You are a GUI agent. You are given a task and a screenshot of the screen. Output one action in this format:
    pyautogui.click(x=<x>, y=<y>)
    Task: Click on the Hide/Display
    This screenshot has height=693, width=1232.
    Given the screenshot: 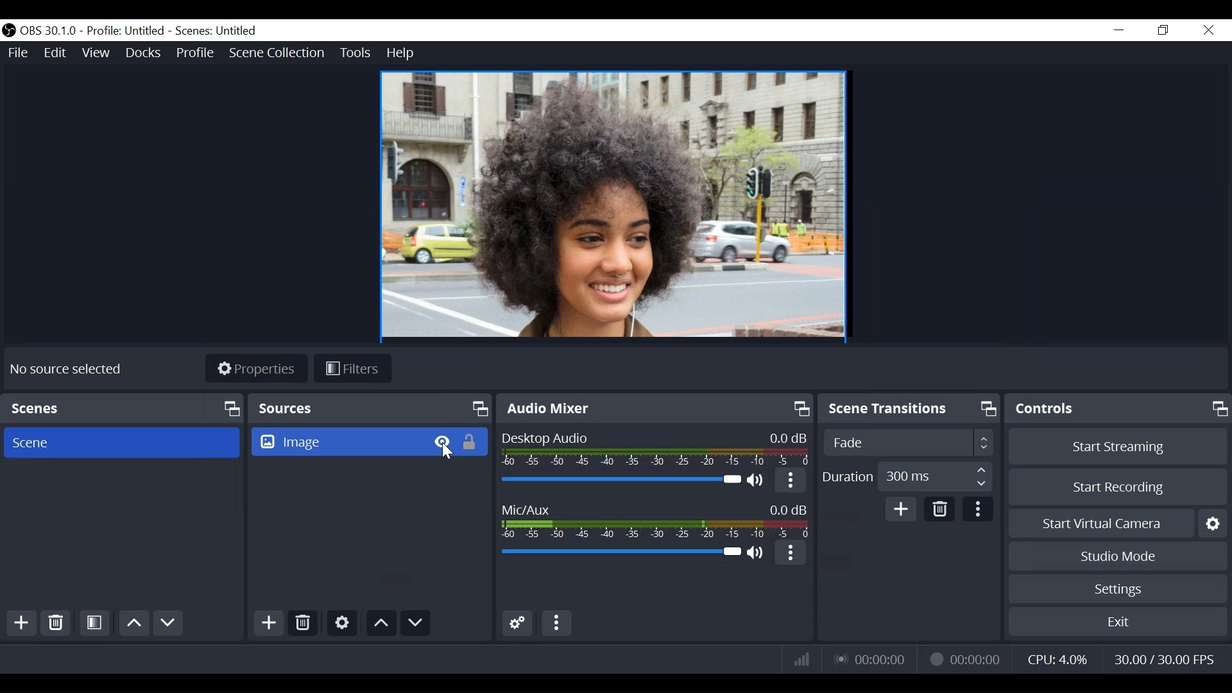 What is the action you would take?
    pyautogui.click(x=442, y=442)
    